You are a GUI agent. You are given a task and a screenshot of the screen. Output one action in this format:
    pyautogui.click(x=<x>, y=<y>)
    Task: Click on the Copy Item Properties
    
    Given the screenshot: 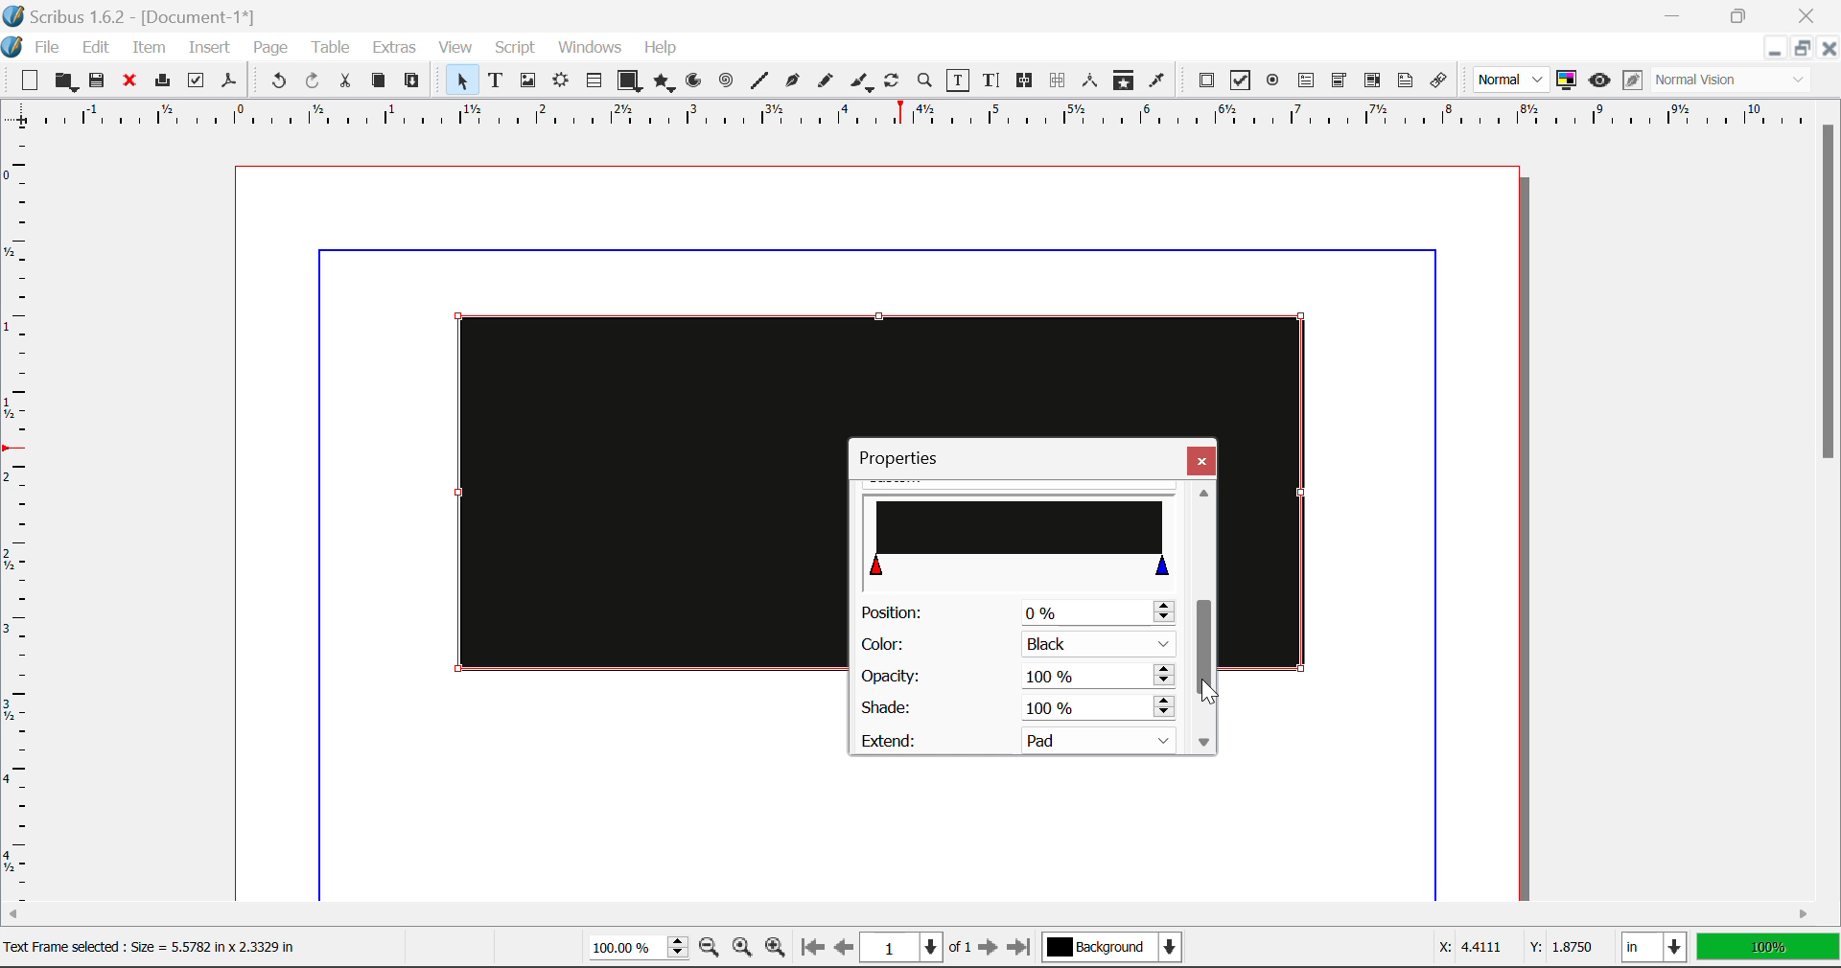 What is the action you would take?
    pyautogui.click(x=1123, y=82)
    